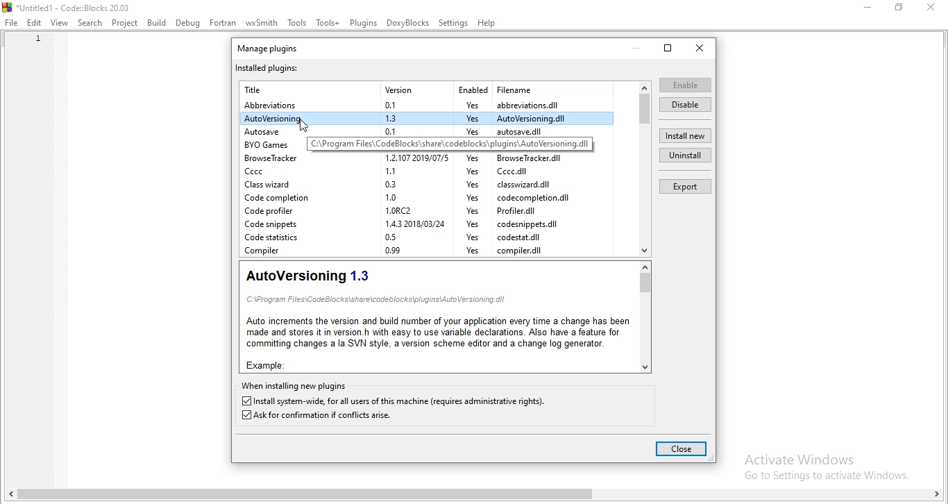  I want to click on Abbreviations 0.1 Yes abbreviations.dll, so click(419, 106).